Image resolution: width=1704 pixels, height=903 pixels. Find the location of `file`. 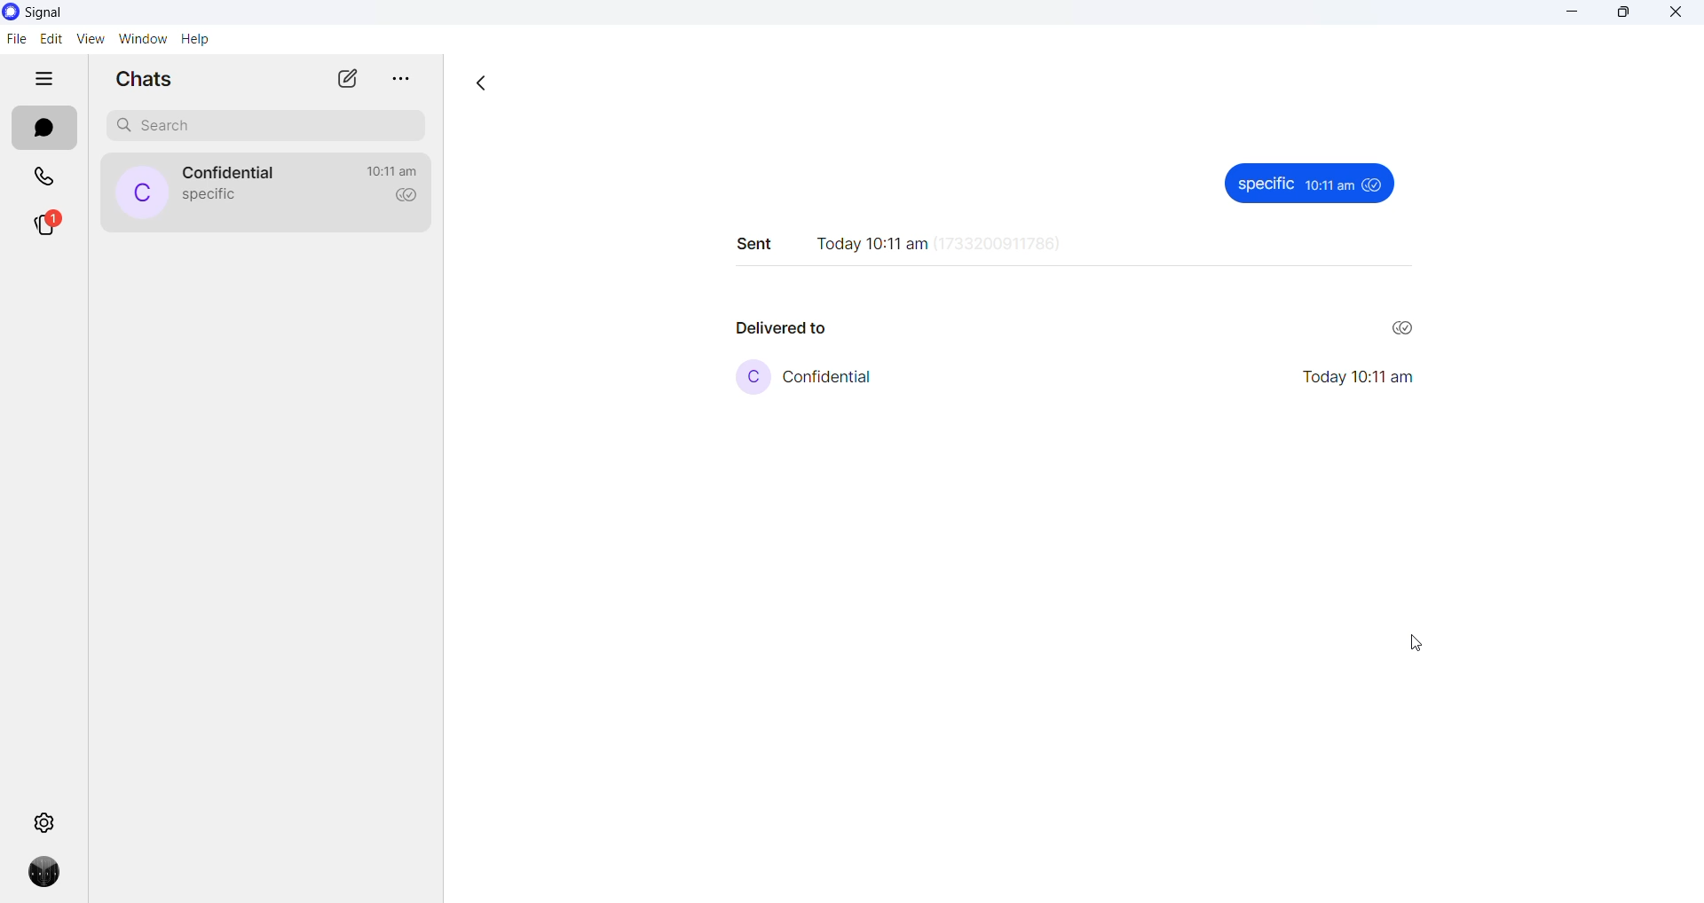

file is located at coordinates (18, 41).